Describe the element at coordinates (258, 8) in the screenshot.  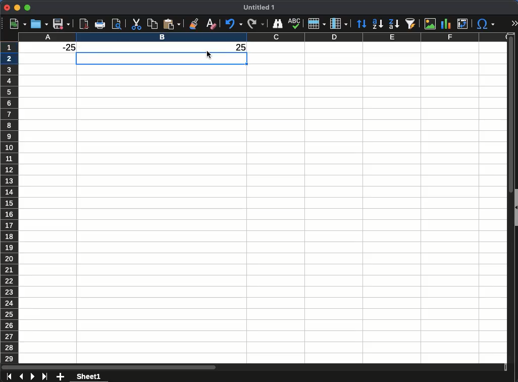
I see `untitled 1` at that location.